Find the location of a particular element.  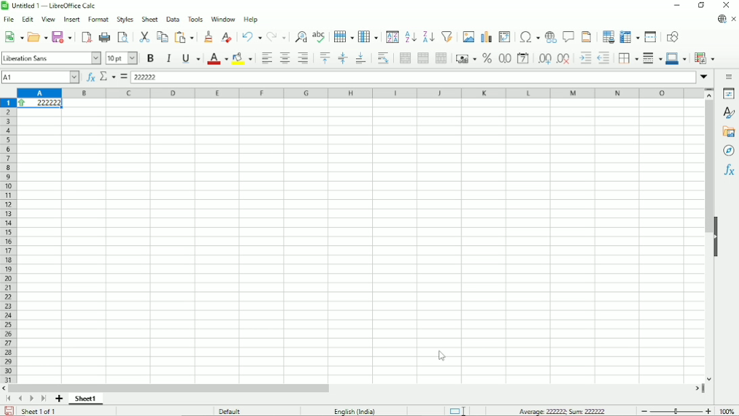

Standard selection is located at coordinates (456, 410).